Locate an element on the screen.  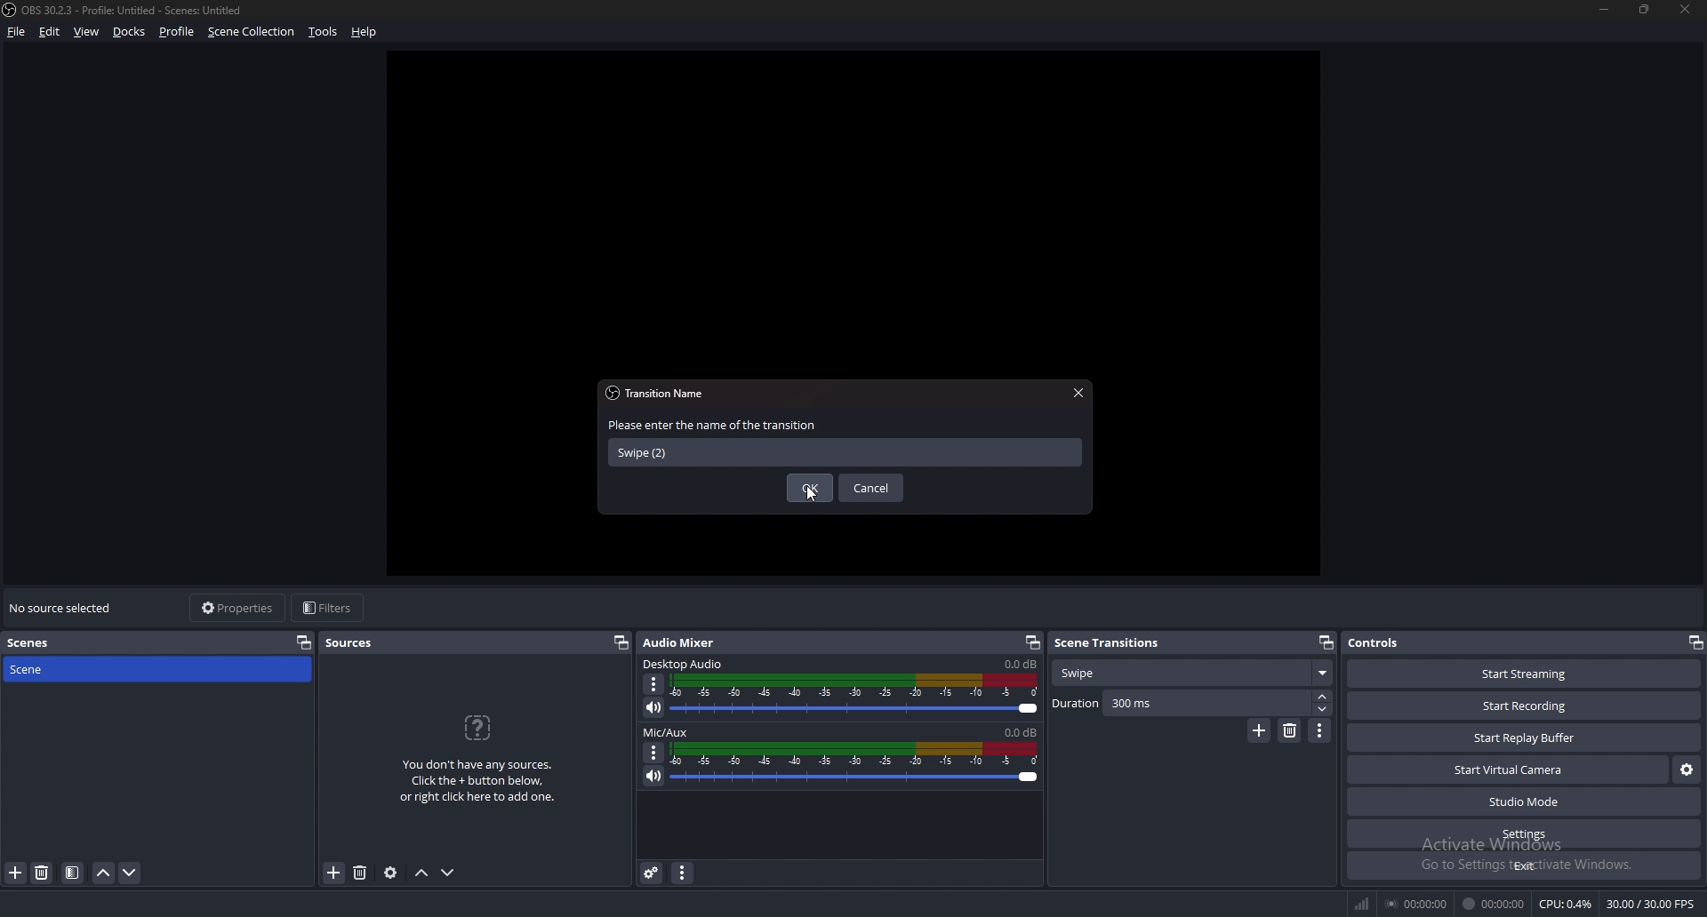
move down is located at coordinates (449, 873).